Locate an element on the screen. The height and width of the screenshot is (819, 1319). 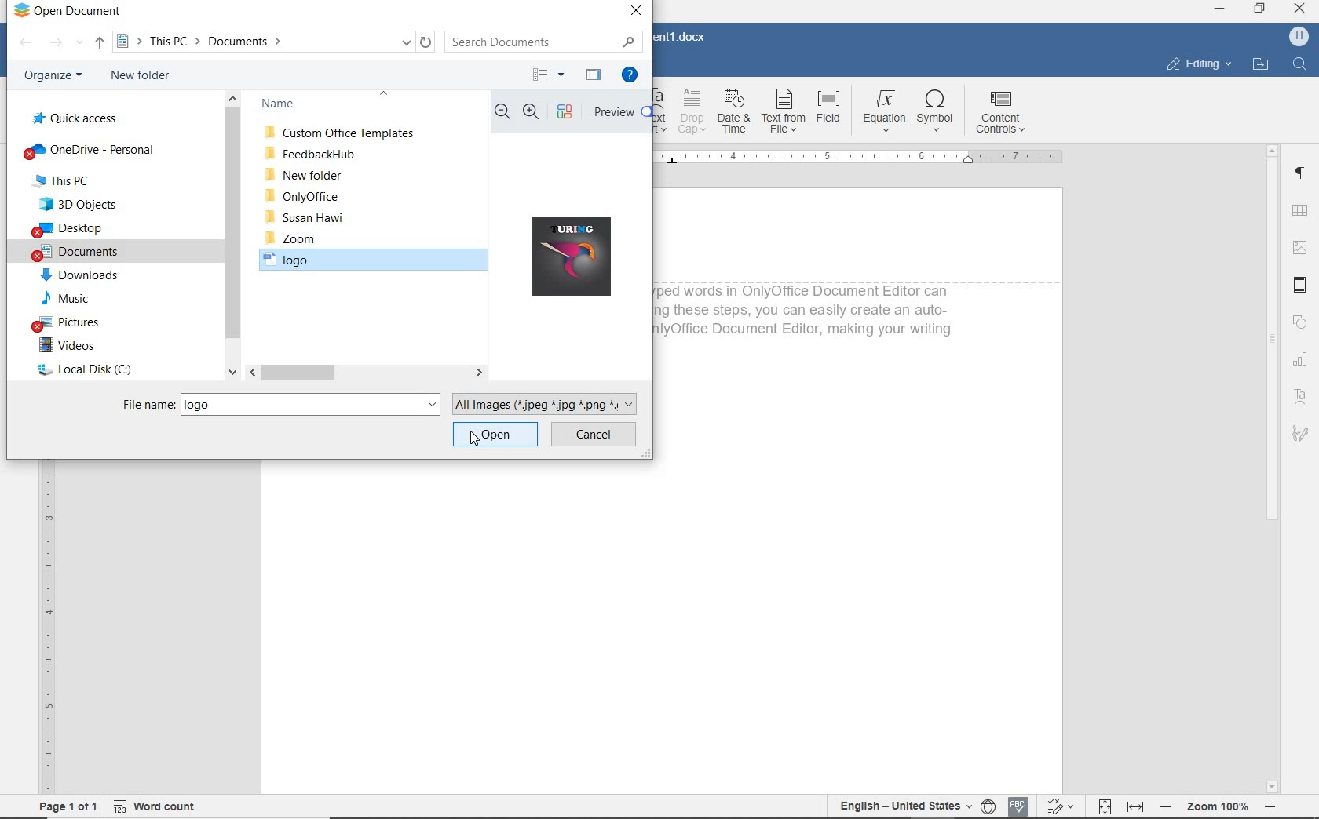
ORGANIZE is located at coordinates (50, 76).